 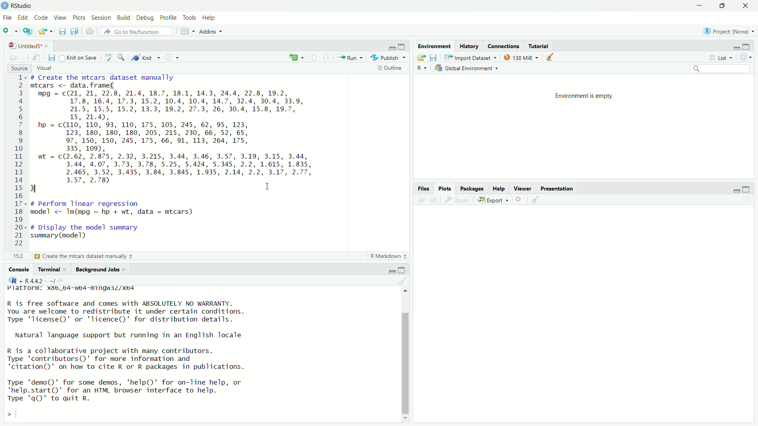 What do you see at coordinates (313, 57) in the screenshot?
I see `go to previous section` at bounding box center [313, 57].